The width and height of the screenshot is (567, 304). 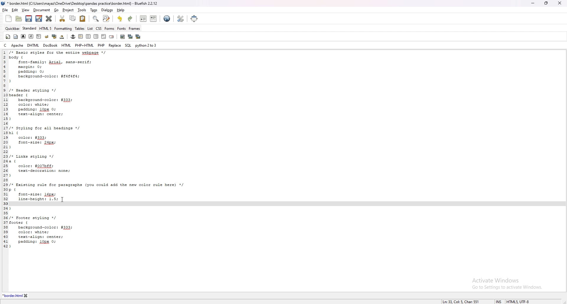 I want to click on body, so click(x=16, y=37).